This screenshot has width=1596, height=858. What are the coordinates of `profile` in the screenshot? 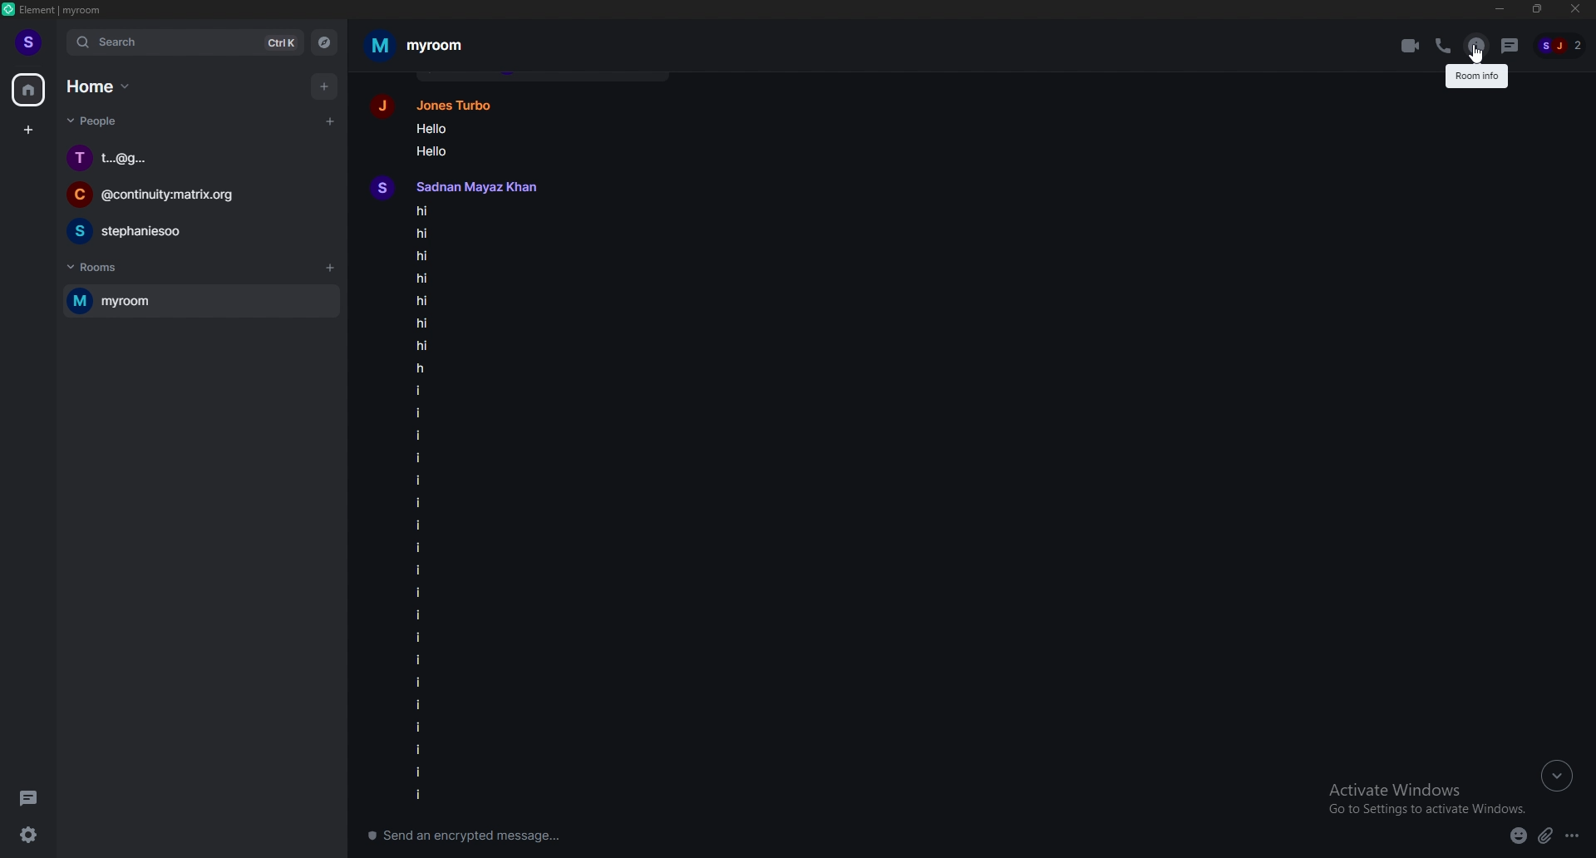 It's located at (31, 42).